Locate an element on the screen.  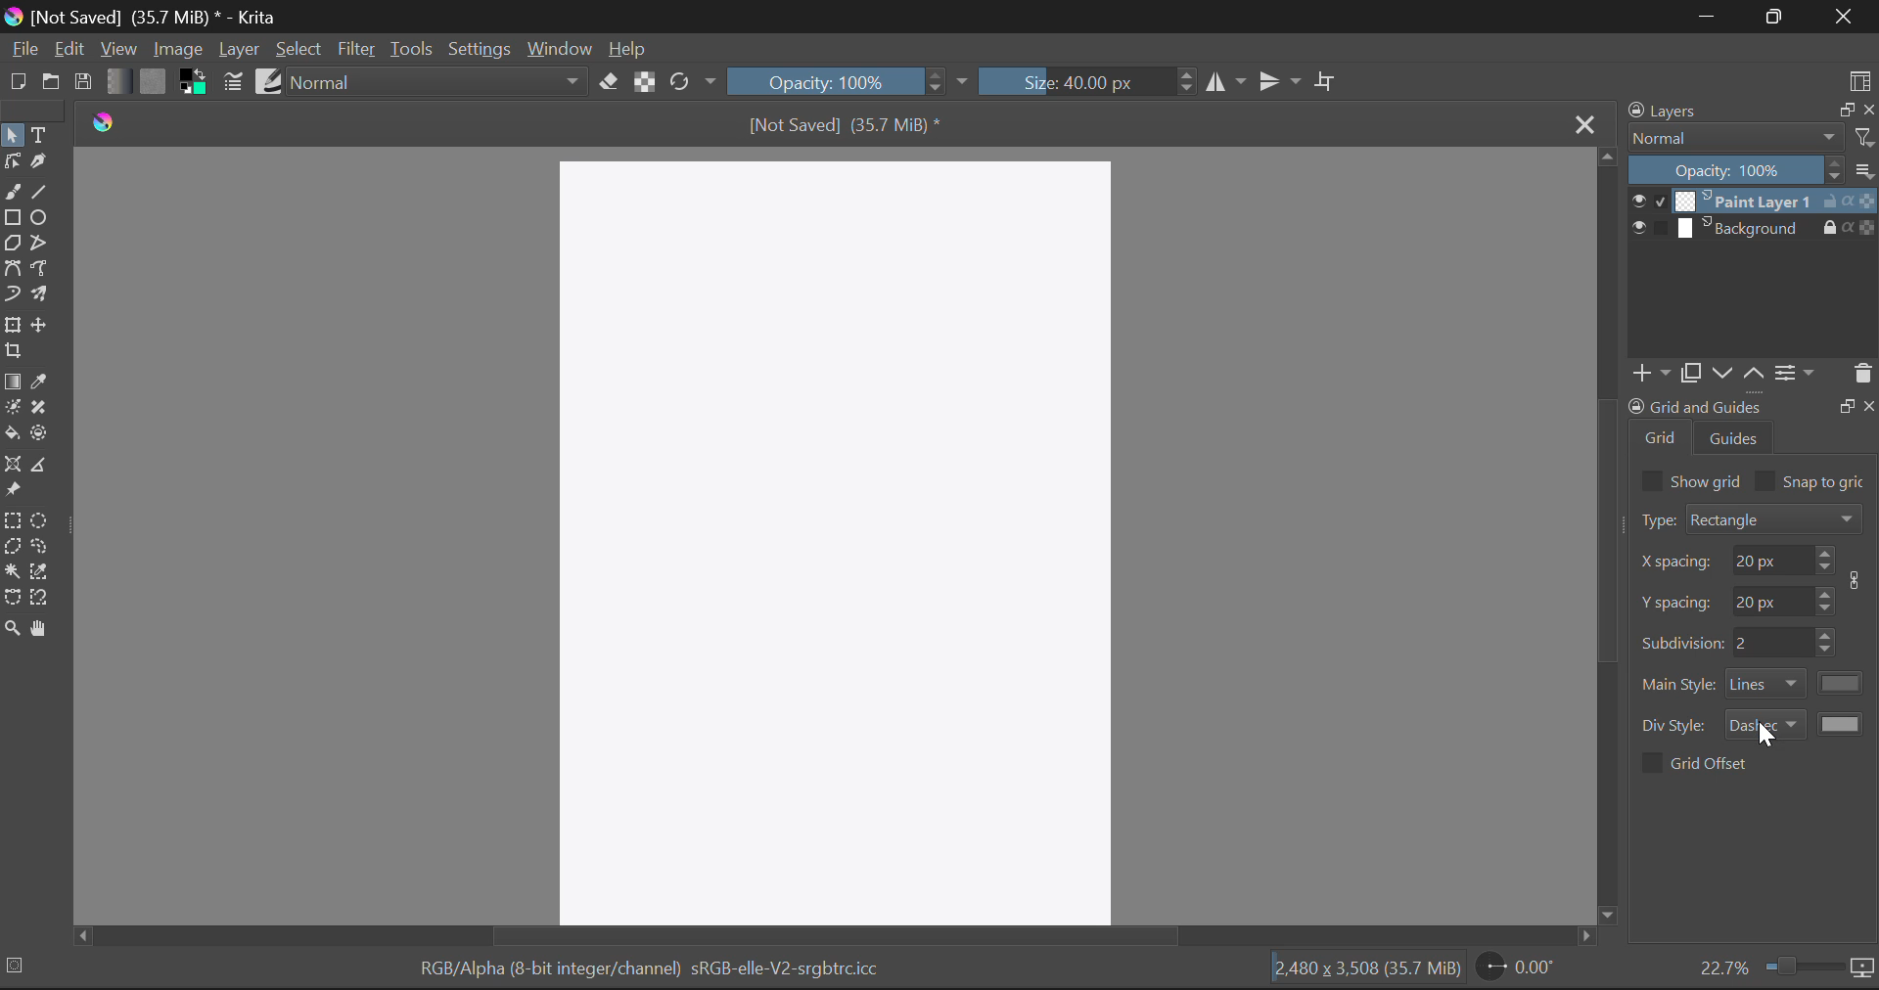
Tools is located at coordinates (410, 49).